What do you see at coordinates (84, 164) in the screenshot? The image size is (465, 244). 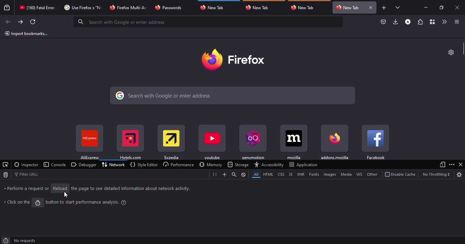 I see `debugger` at bounding box center [84, 164].